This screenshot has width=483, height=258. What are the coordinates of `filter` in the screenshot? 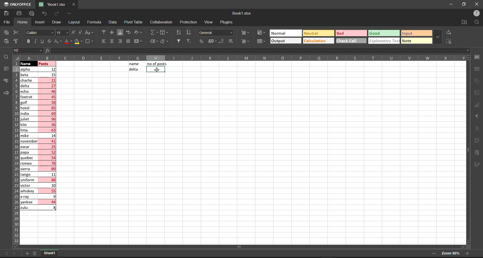 It's located at (178, 41).